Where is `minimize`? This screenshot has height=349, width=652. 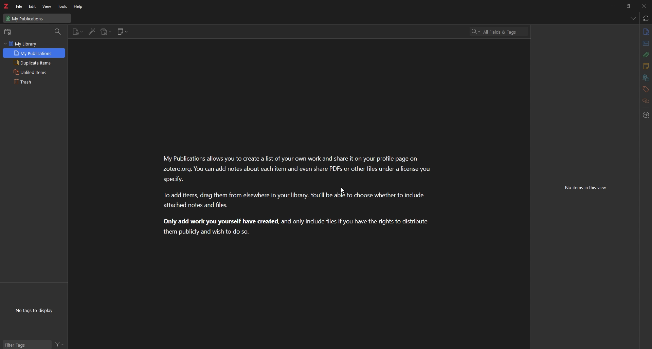
minimize is located at coordinates (615, 5).